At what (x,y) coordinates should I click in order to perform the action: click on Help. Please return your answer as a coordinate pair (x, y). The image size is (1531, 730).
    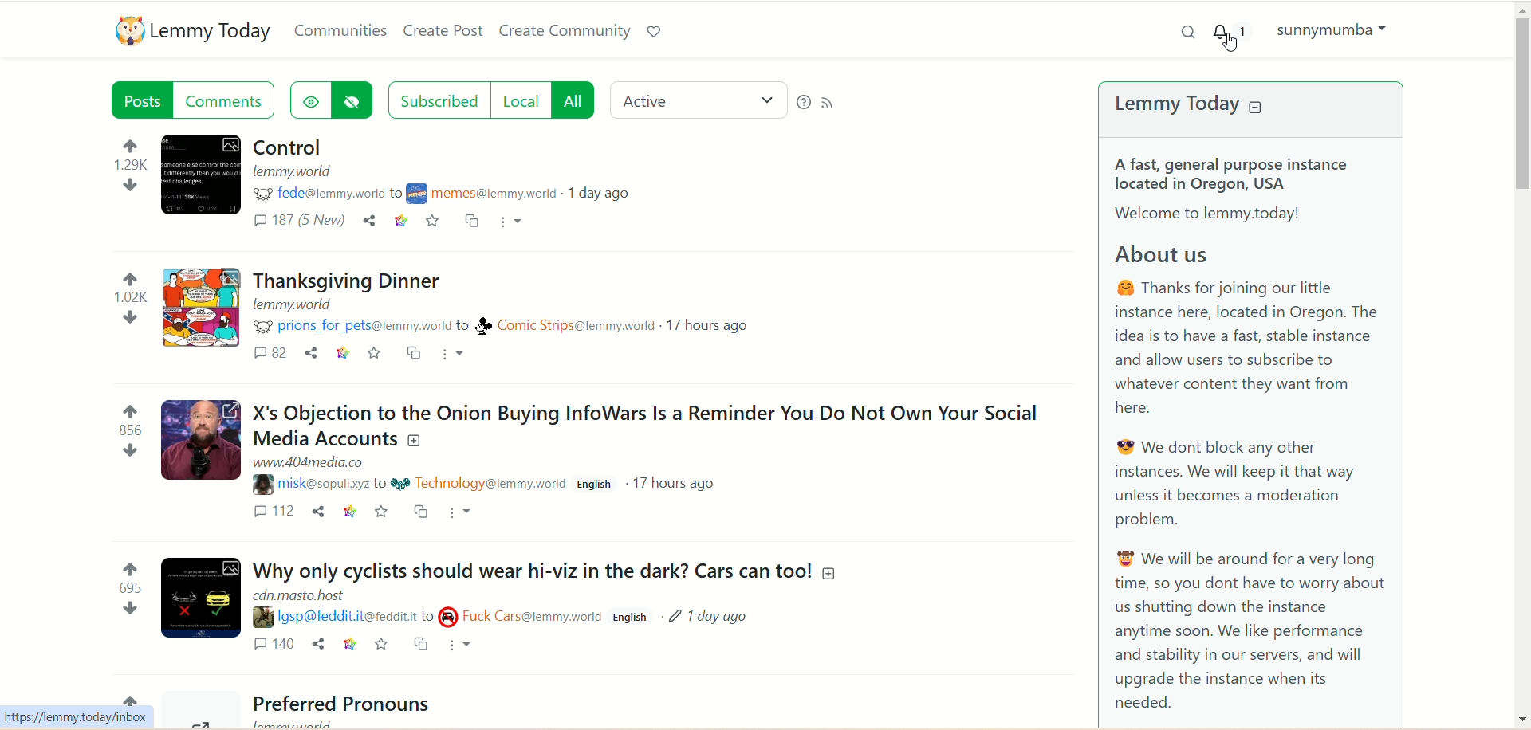
    Looking at the image, I should click on (805, 100).